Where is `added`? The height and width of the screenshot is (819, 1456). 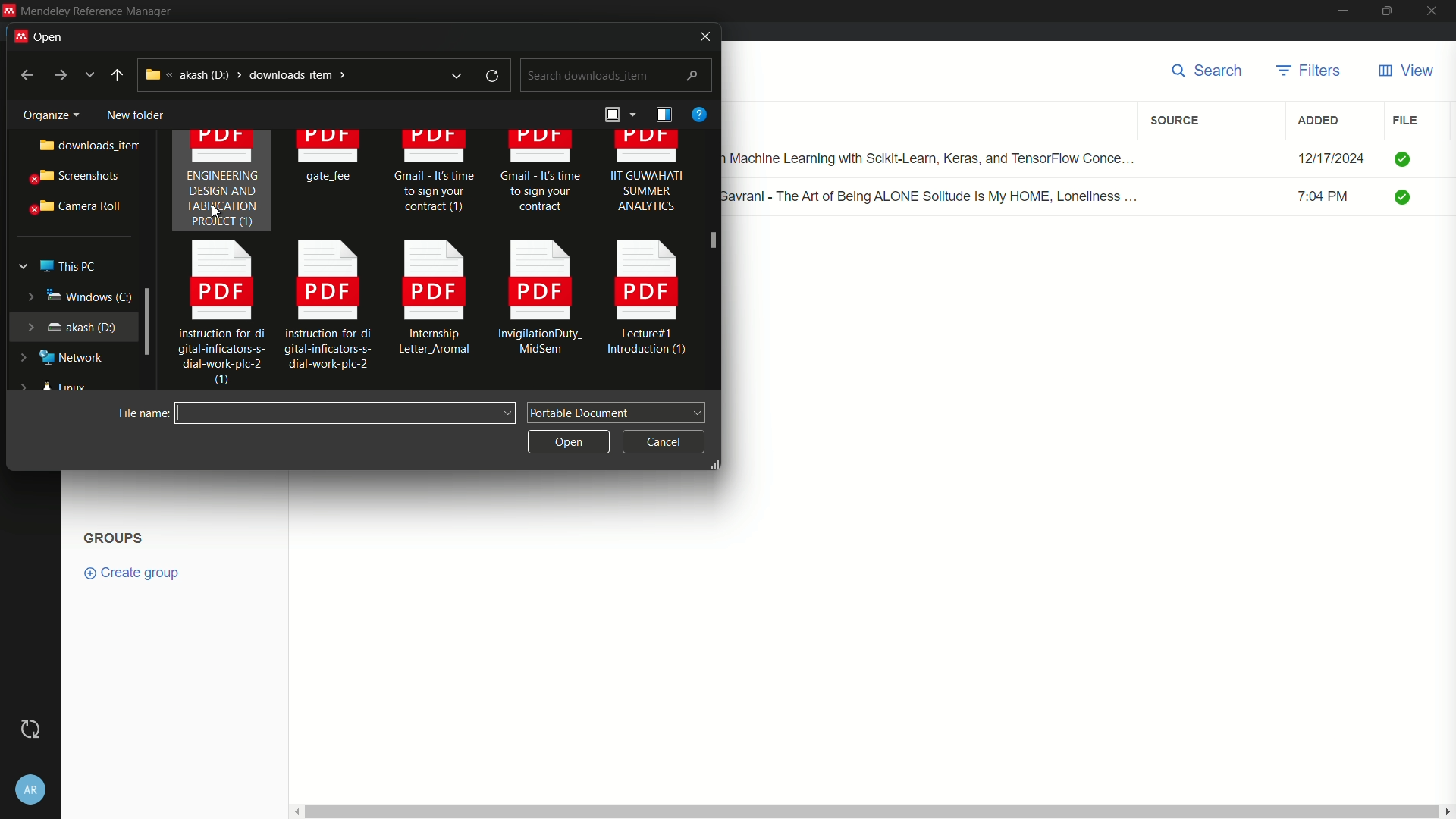
added is located at coordinates (1319, 121).